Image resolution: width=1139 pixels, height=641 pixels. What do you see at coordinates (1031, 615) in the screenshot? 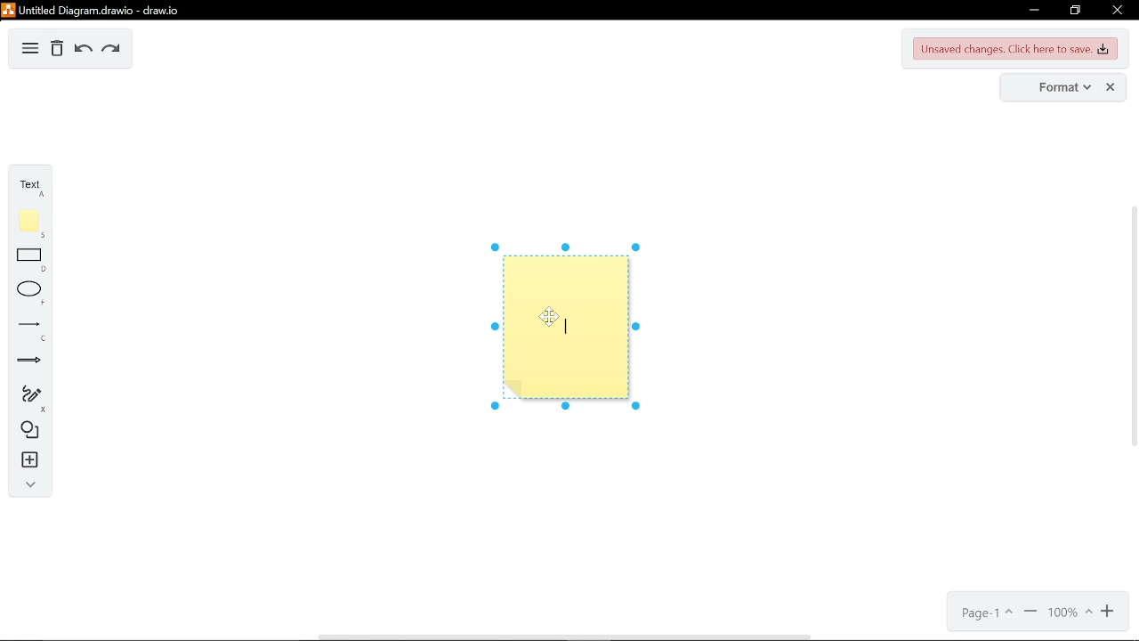
I see `zoom out` at bounding box center [1031, 615].